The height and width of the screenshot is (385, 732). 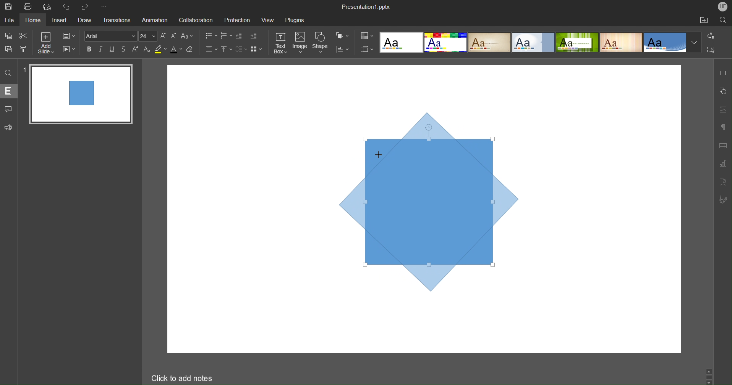 What do you see at coordinates (69, 50) in the screenshot?
I see `Playback` at bounding box center [69, 50].